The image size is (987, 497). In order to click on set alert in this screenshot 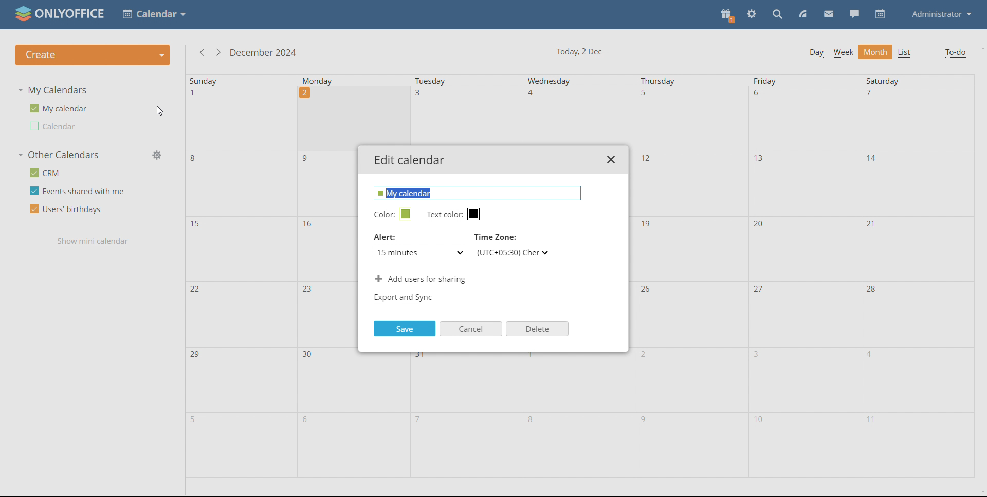, I will do `click(419, 253)`.